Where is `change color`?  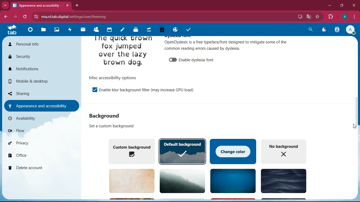
change color is located at coordinates (233, 151).